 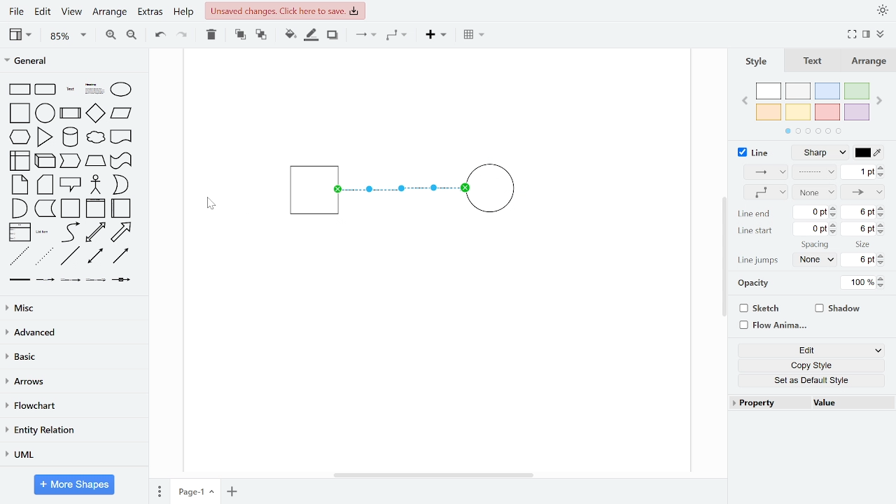 I want to click on fill color, so click(x=290, y=35).